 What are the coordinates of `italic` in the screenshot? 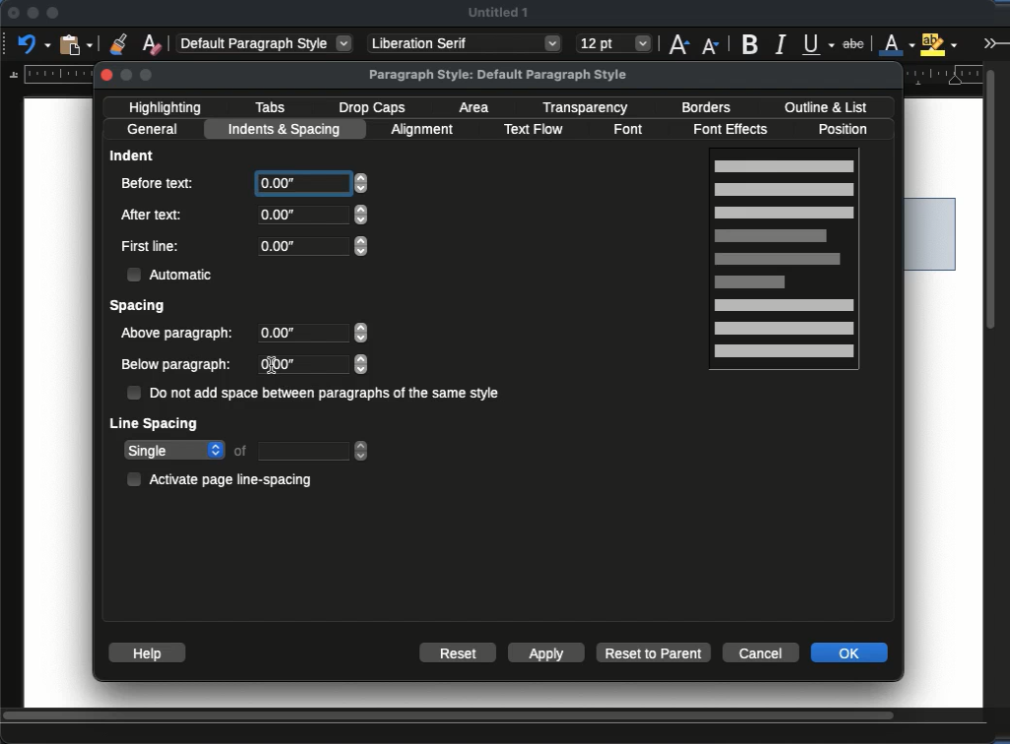 It's located at (780, 45).